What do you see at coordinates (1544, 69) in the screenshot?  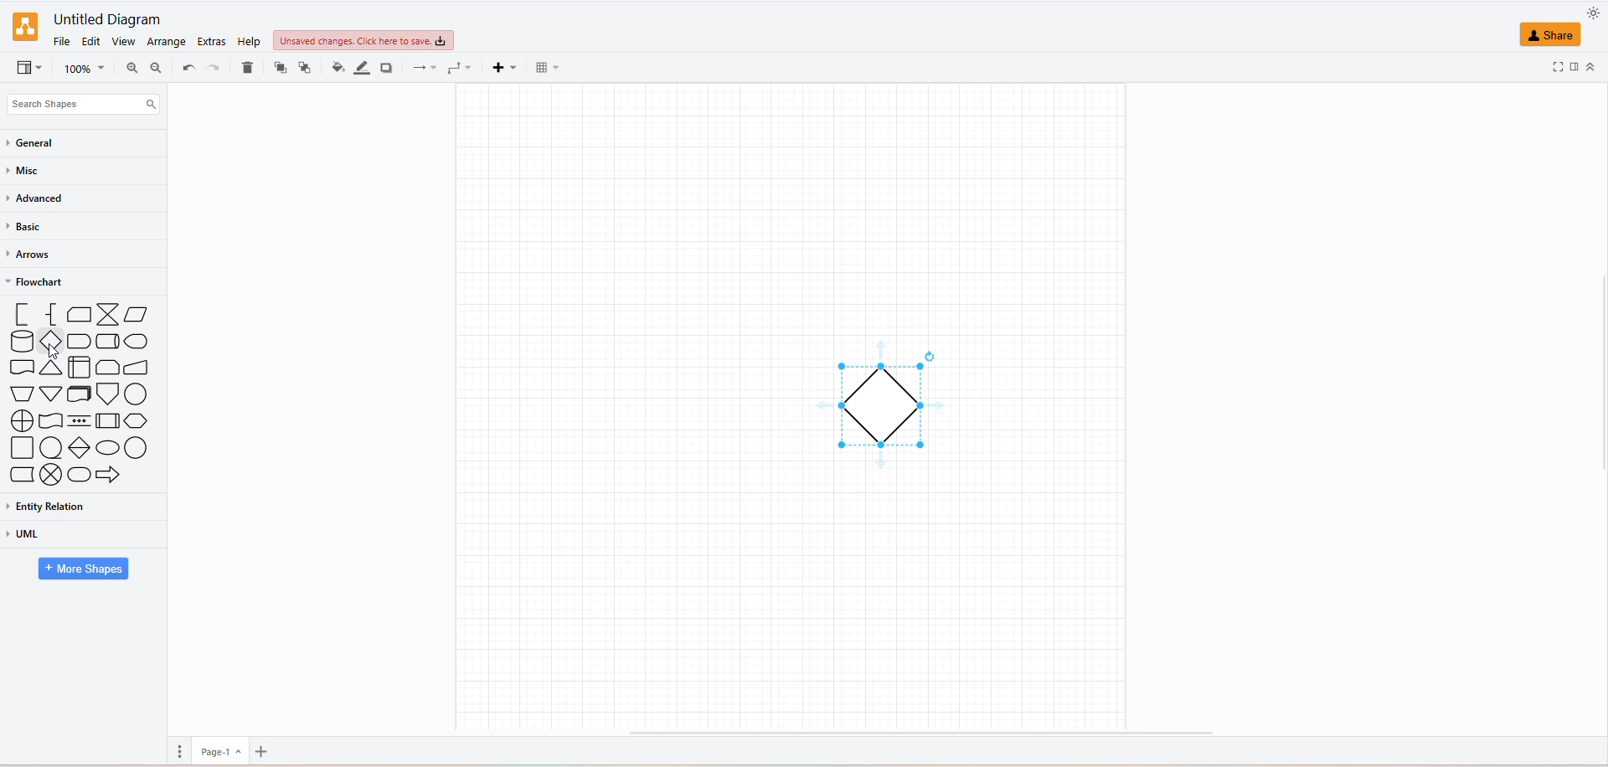 I see `FULLSCREEN` at bounding box center [1544, 69].